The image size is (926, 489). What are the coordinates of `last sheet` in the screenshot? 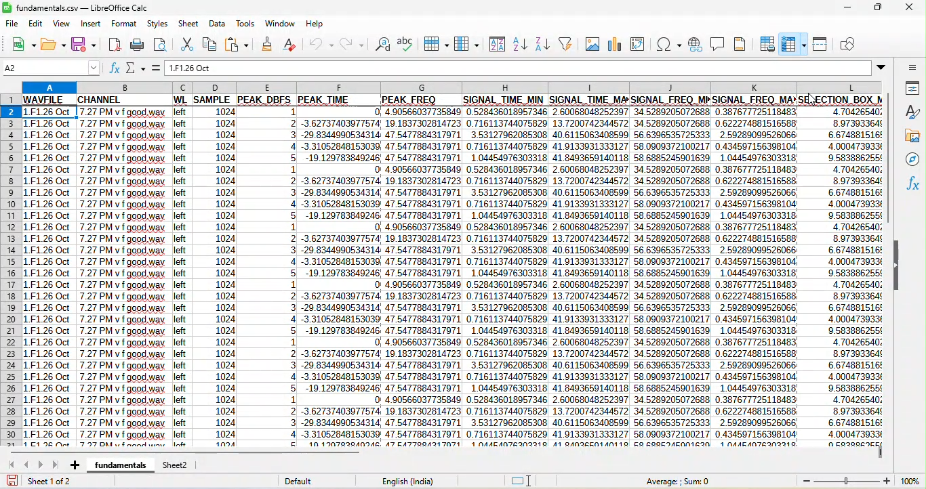 It's located at (56, 465).